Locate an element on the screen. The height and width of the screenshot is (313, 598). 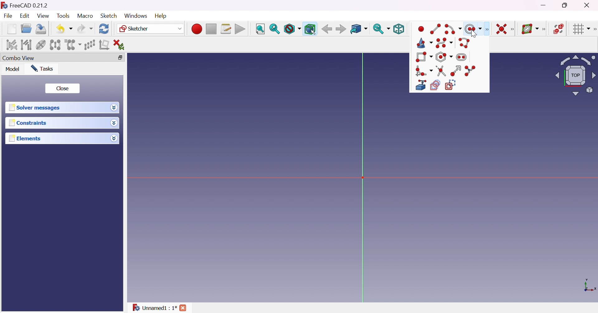
Refresh is located at coordinates (104, 28).